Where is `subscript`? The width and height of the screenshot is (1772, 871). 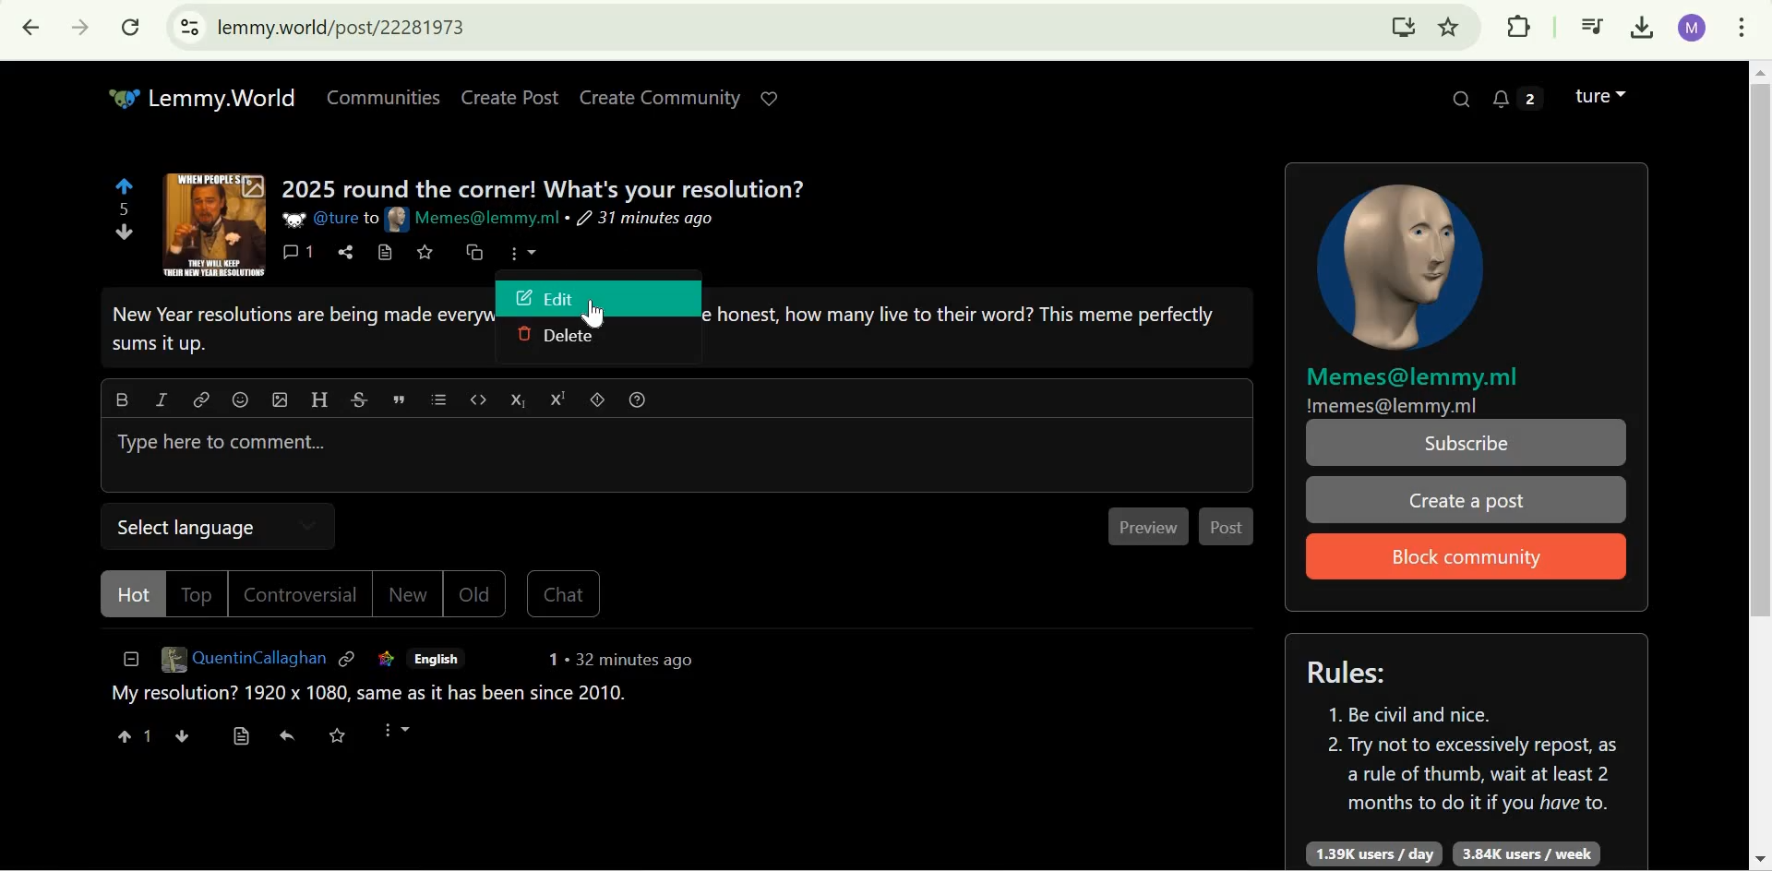 subscript is located at coordinates (520, 398).